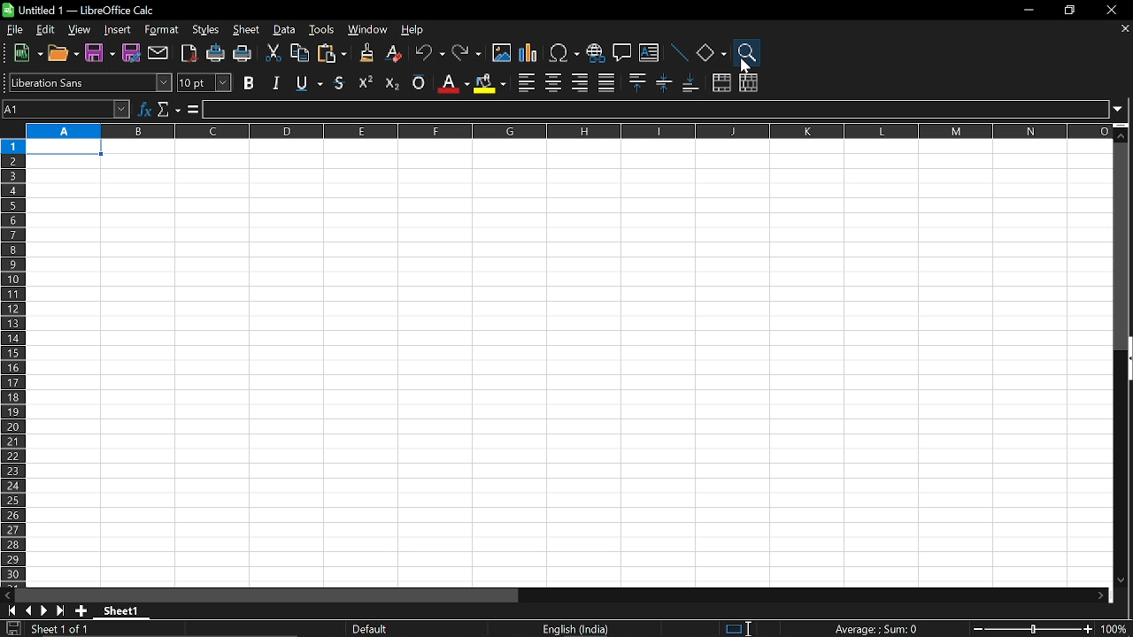 The image size is (1133, 637). What do you see at coordinates (566, 130) in the screenshot?
I see `columns` at bounding box center [566, 130].